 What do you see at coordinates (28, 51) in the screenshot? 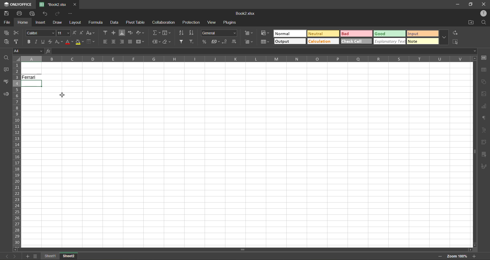
I see `cell address` at bounding box center [28, 51].